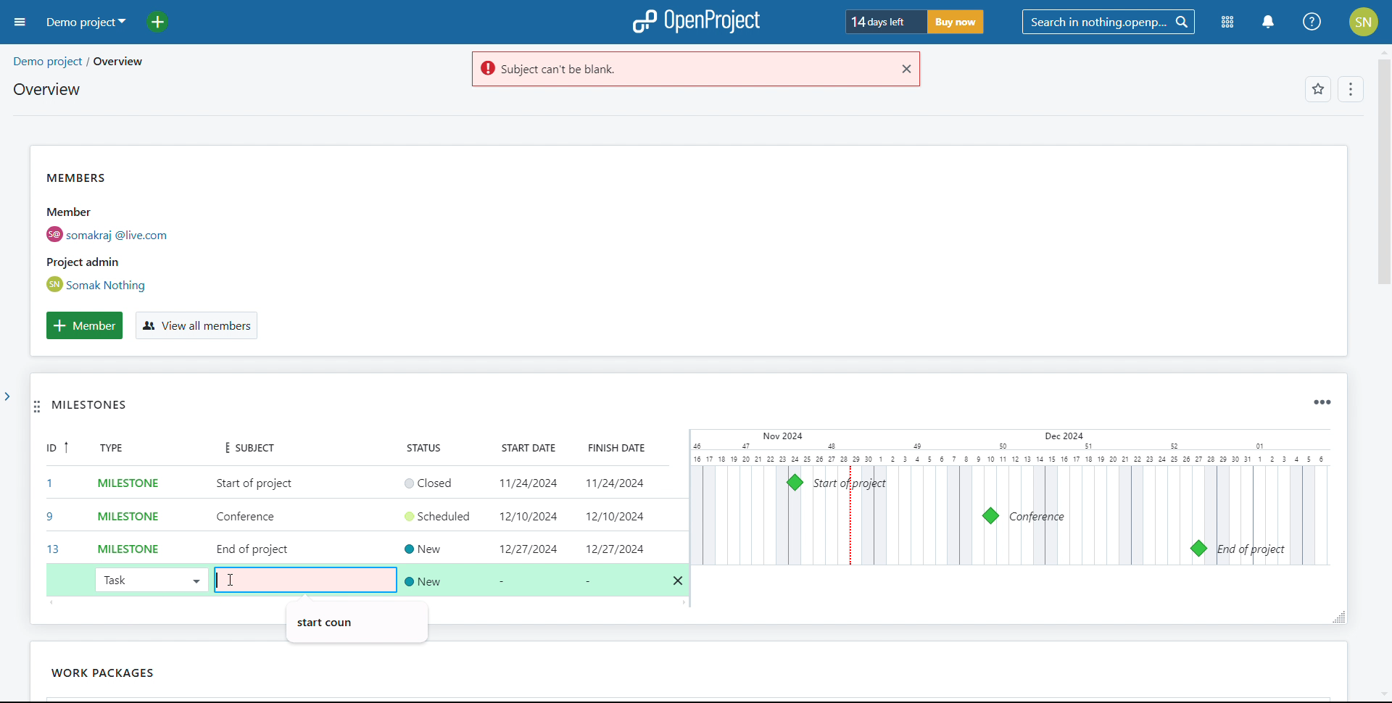  I want to click on task selected, so click(150, 579).